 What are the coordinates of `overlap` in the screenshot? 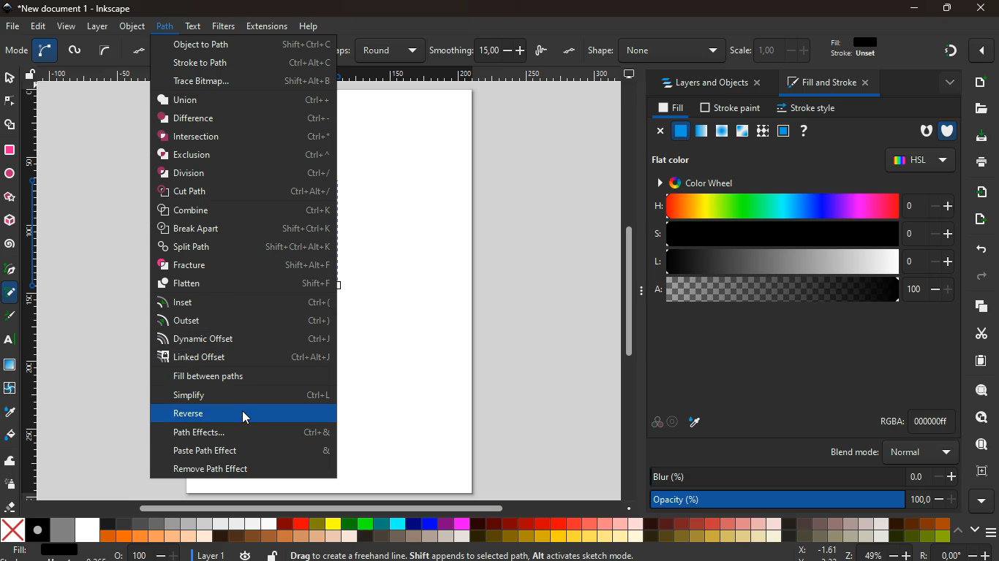 It's located at (657, 423).